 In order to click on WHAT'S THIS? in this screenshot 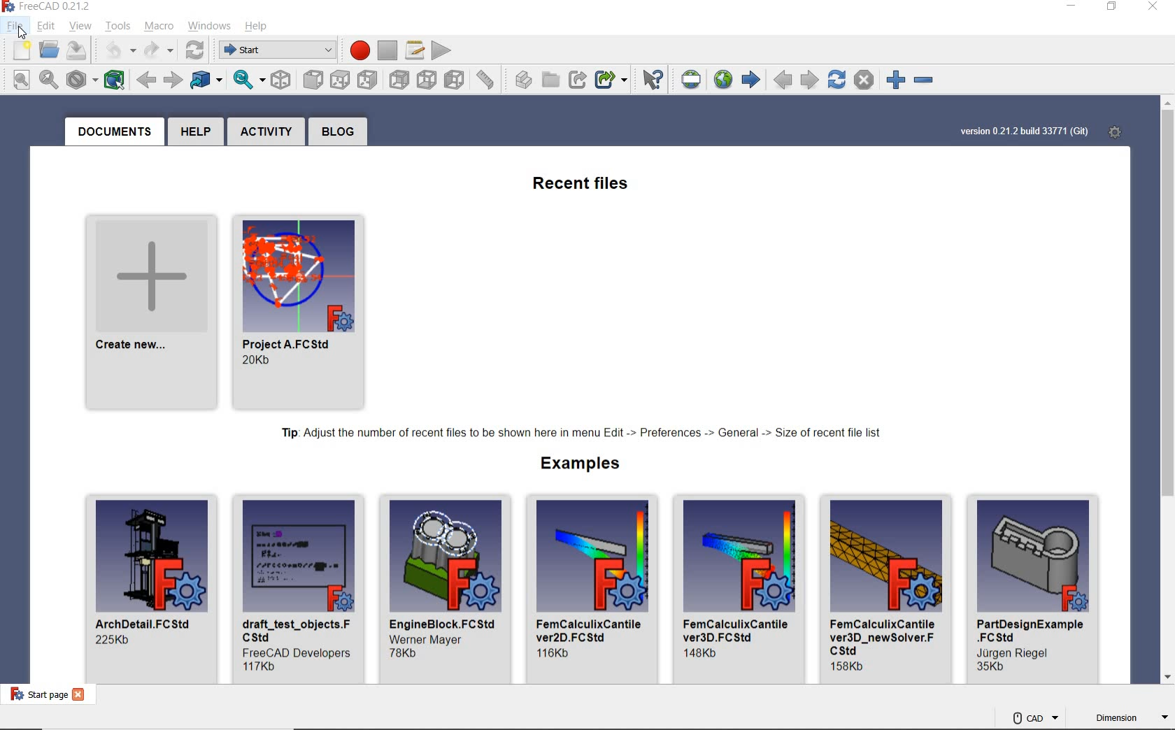, I will do `click(654, 81)`.